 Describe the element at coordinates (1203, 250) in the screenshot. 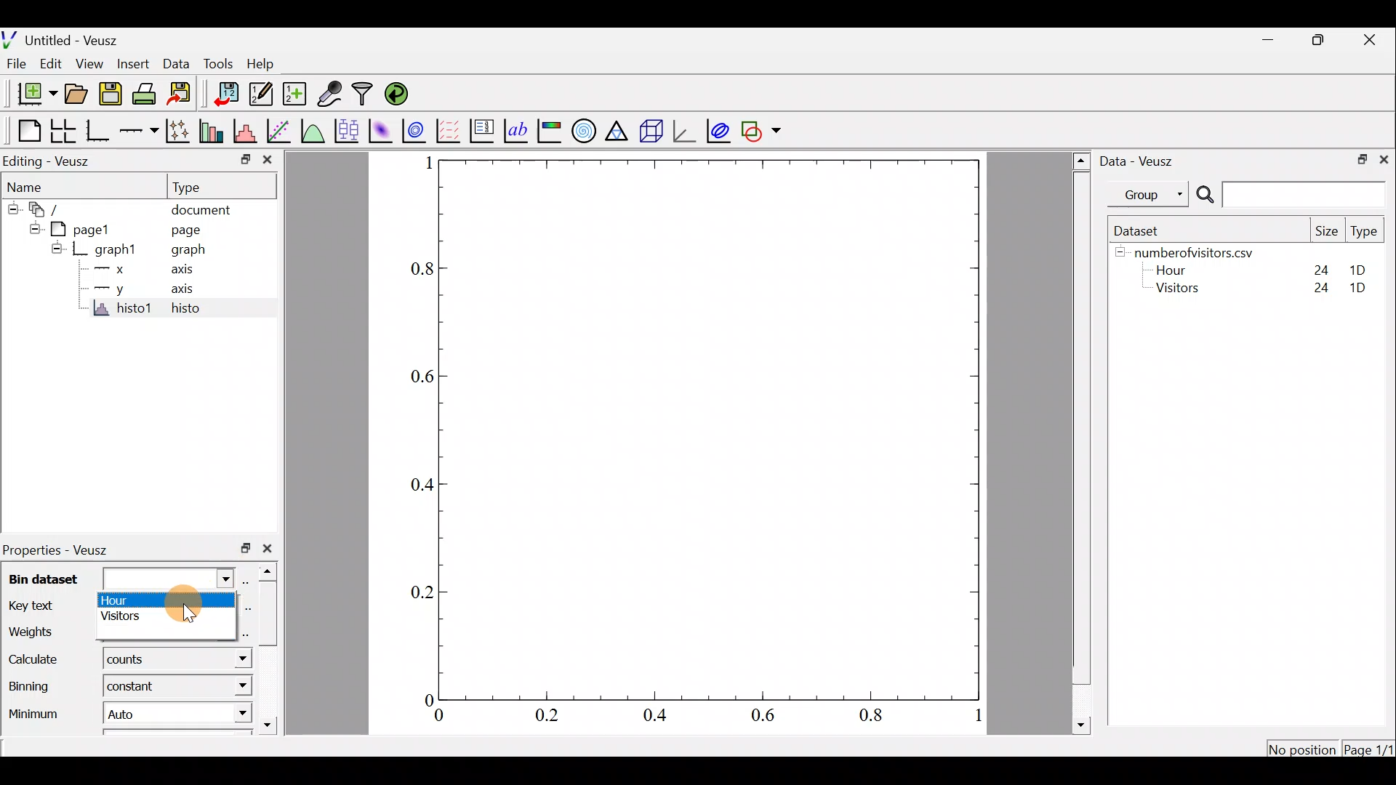

I see `numberofvisitors.csv` at that location.